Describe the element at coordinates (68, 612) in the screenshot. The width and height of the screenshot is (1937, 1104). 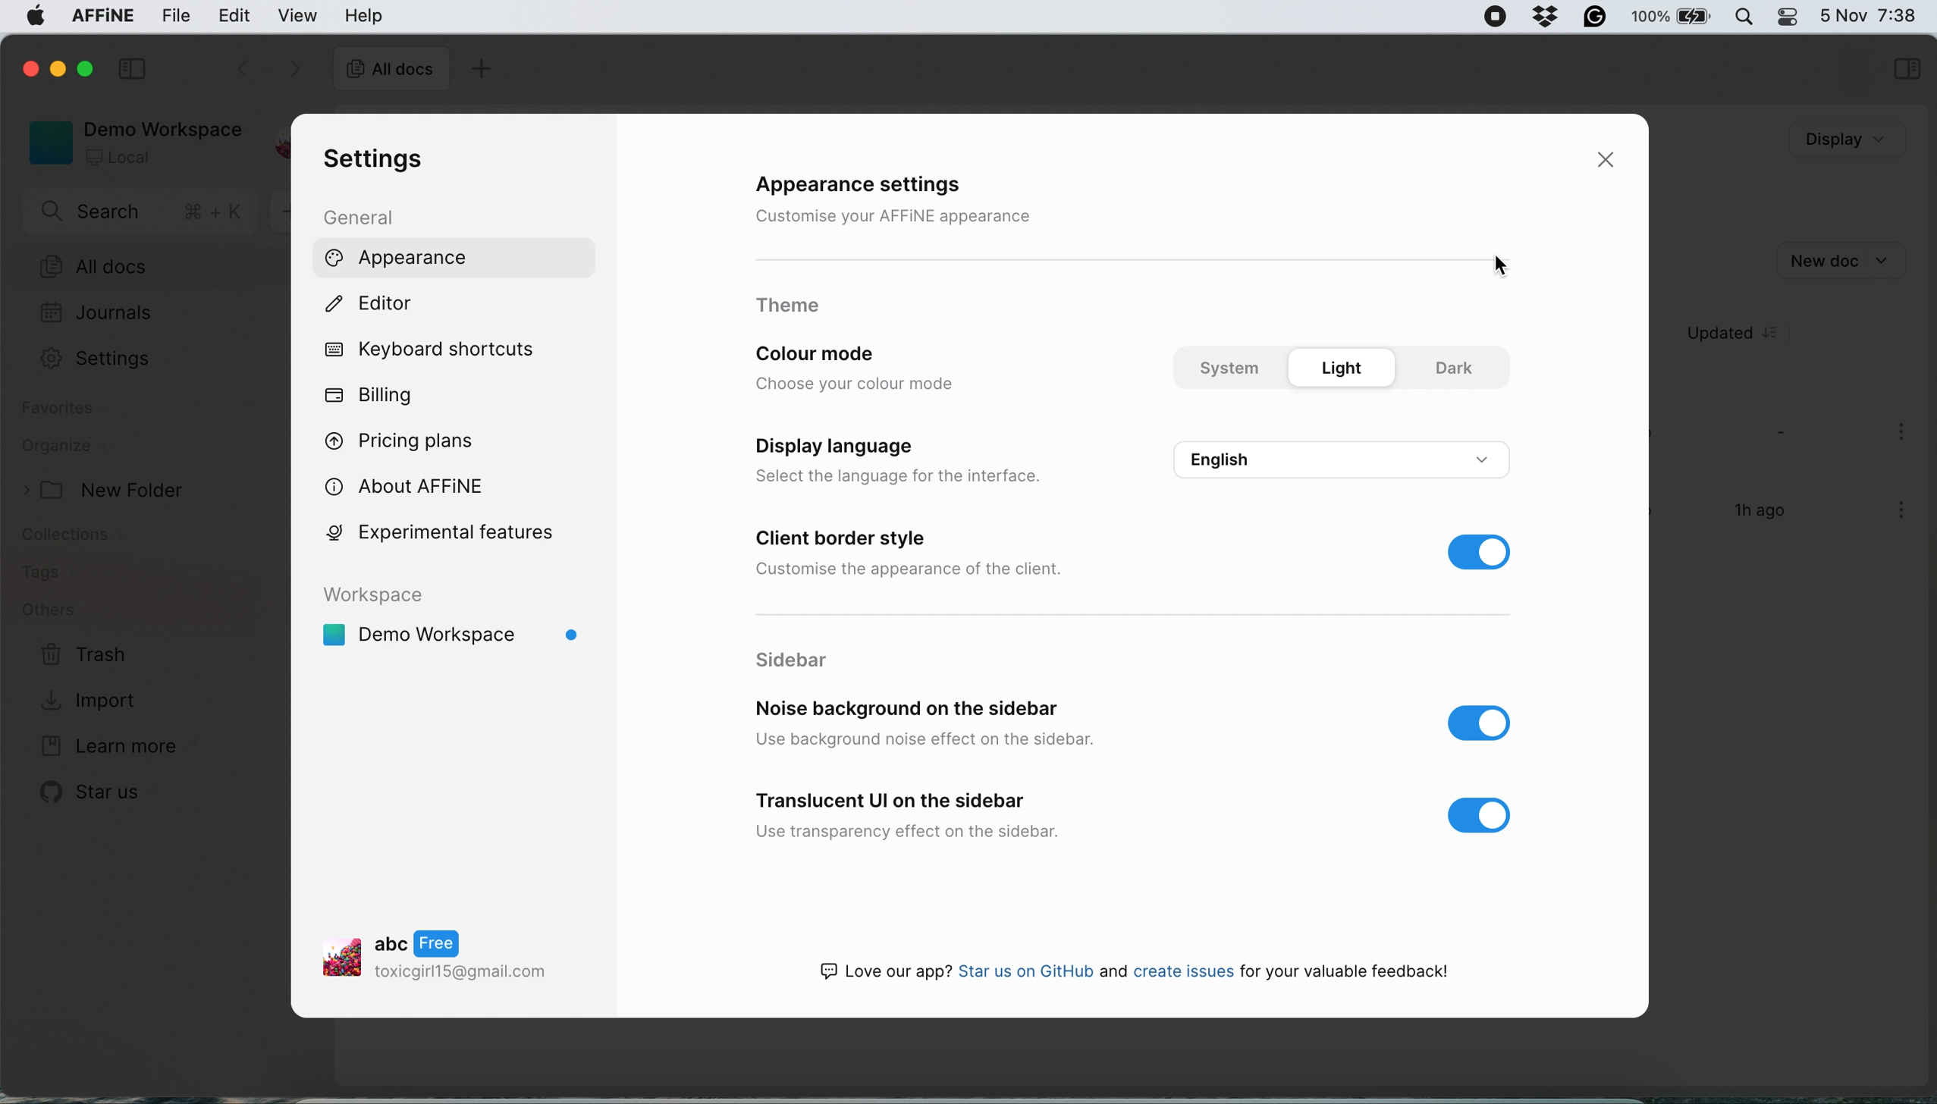
I see `others` at that location.